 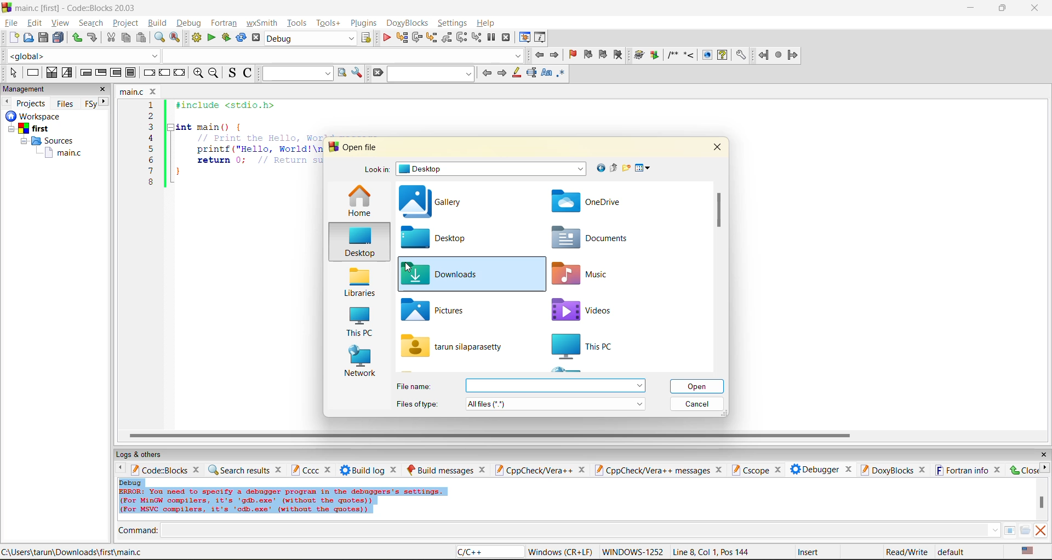 What do you see at coordinates (431, 37) in the screenshot?
I see `step into` at bounding box center [431, 37].